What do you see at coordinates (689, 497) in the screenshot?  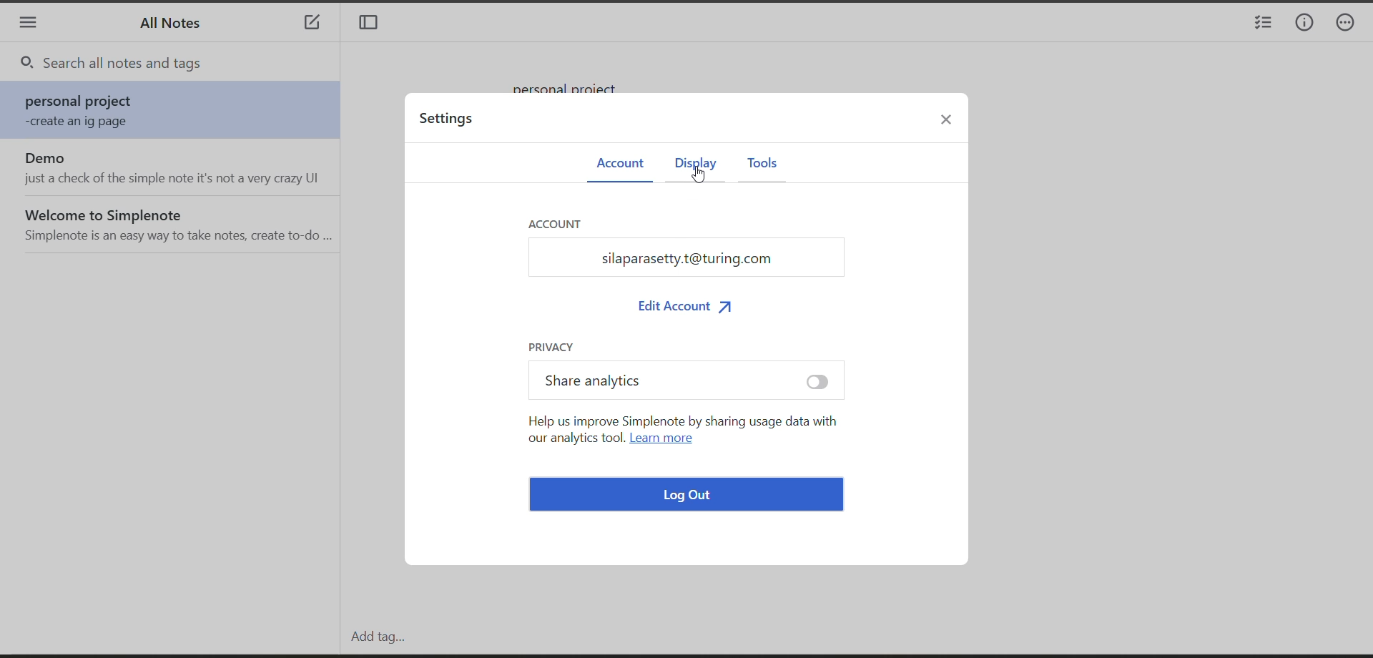 I see `log out` at bounding box center [689, 497].